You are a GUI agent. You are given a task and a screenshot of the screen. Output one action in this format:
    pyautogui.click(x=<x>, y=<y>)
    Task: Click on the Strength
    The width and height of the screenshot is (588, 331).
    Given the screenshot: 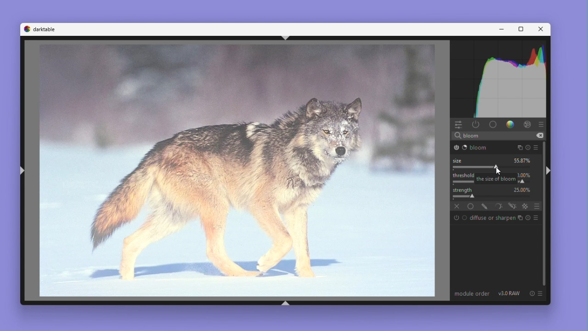 What is the action you would take?
    pyautogui.click(x=464, y=189)
    